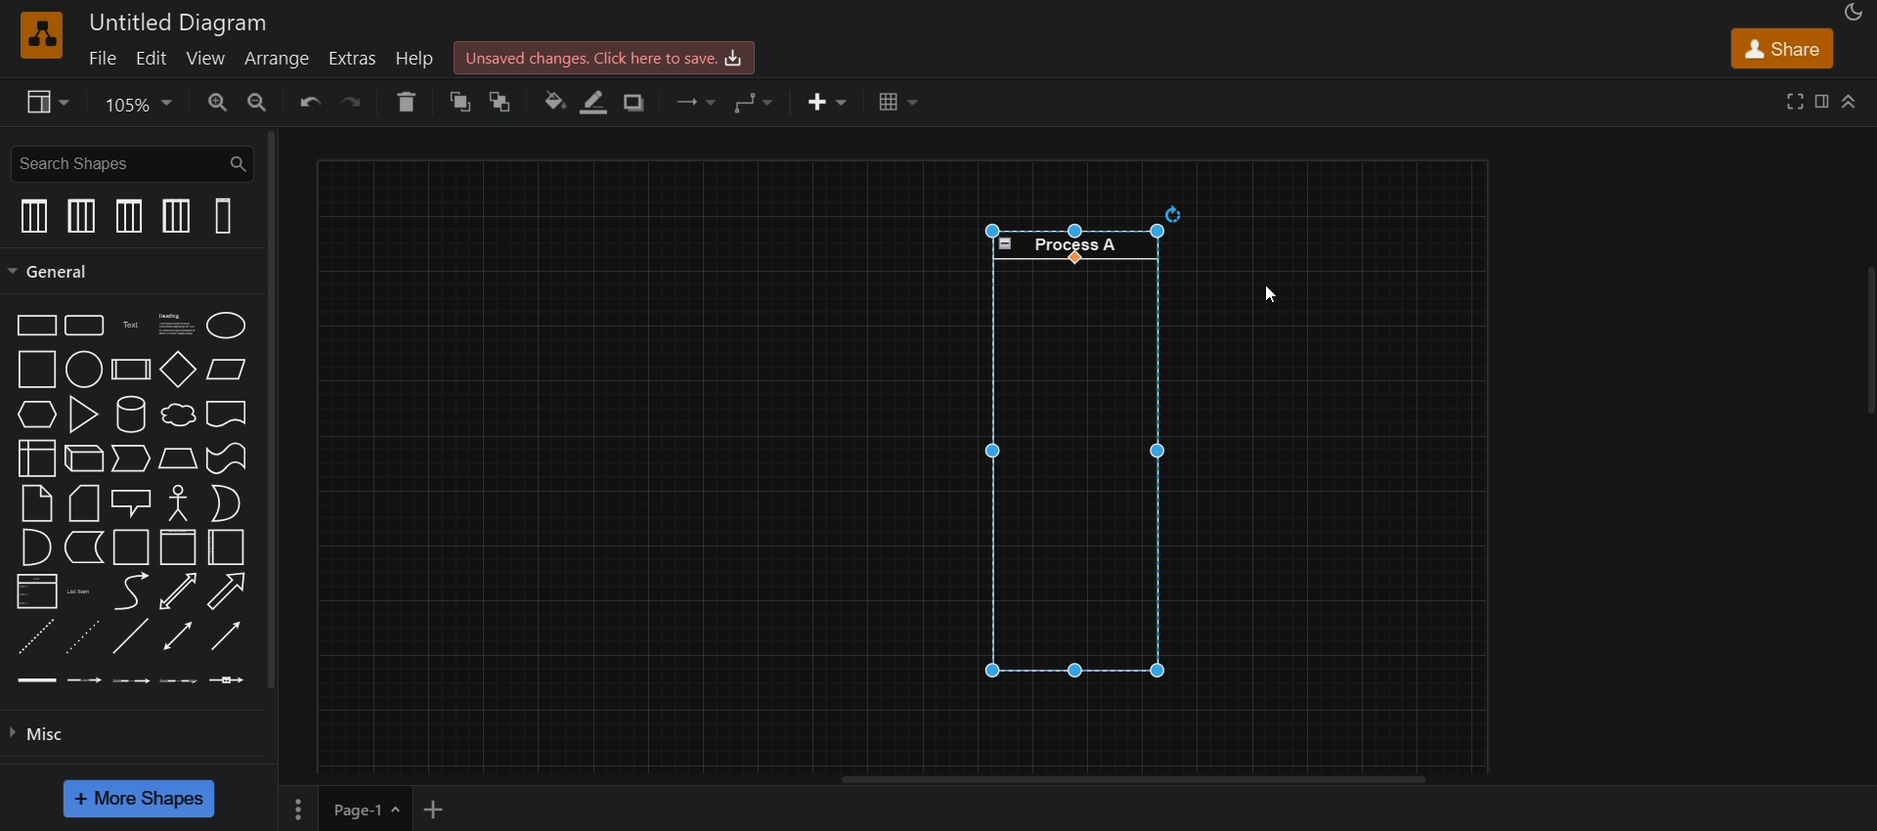 The width and height of the screenshot is (1877, 831). Describe the element at coordinates (895, 101) in the screenshot. I see `table` at that location.